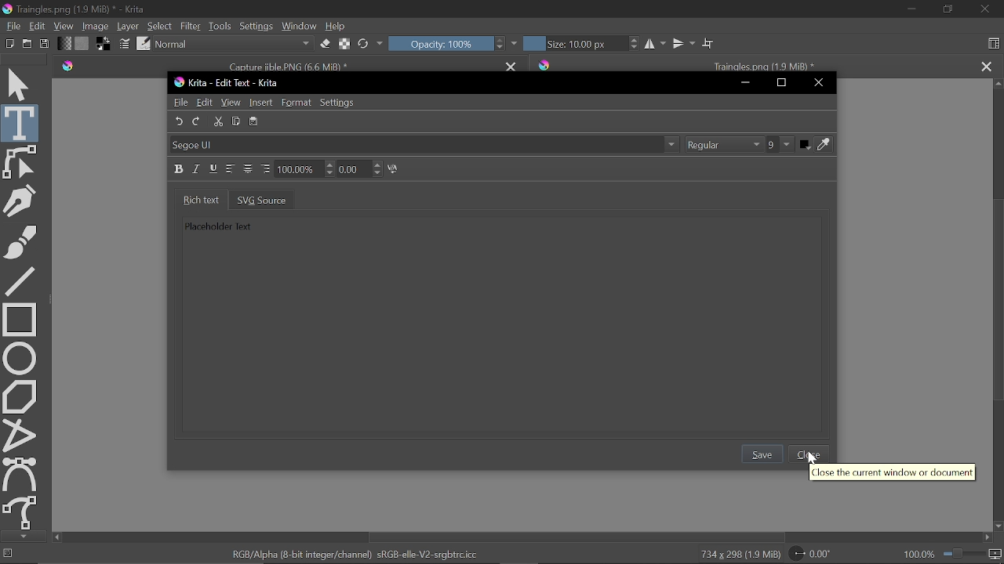 The height and width of the screenshot is (564, 1004). Describe the element at coordinates (812, 454) in the screenshot. I see `Close` at that location.